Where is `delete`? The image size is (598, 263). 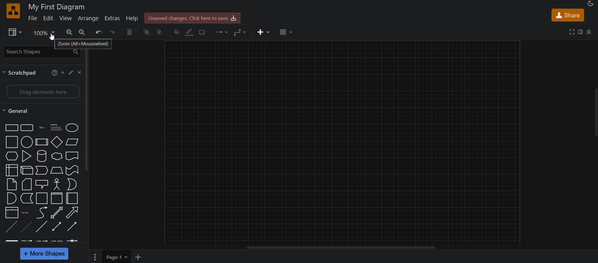 delete is located at coordinates (130, 33).